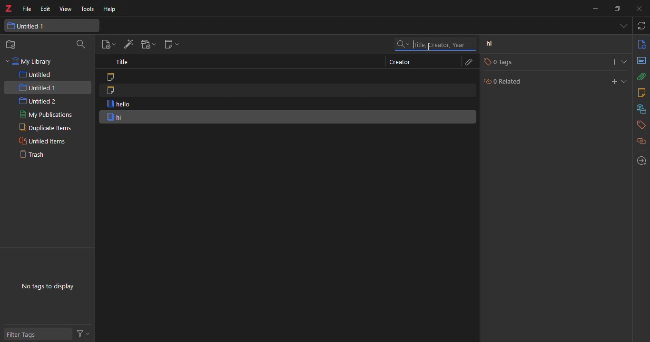 Image resolution: width=650 pixels, height=342 pixels. Describe the element at coordinates (435, 44) in the screenshot. I see `title, creator, year` at that location.